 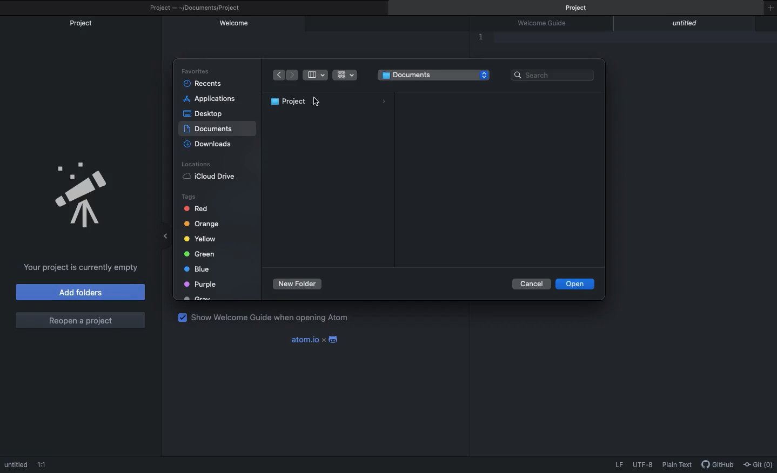 I want to click on Project, so click(x=196, y=8).